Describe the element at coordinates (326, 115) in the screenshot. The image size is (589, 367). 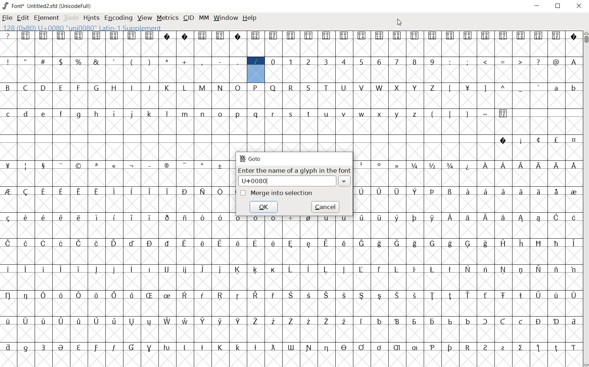
I see `glyph` at that location.